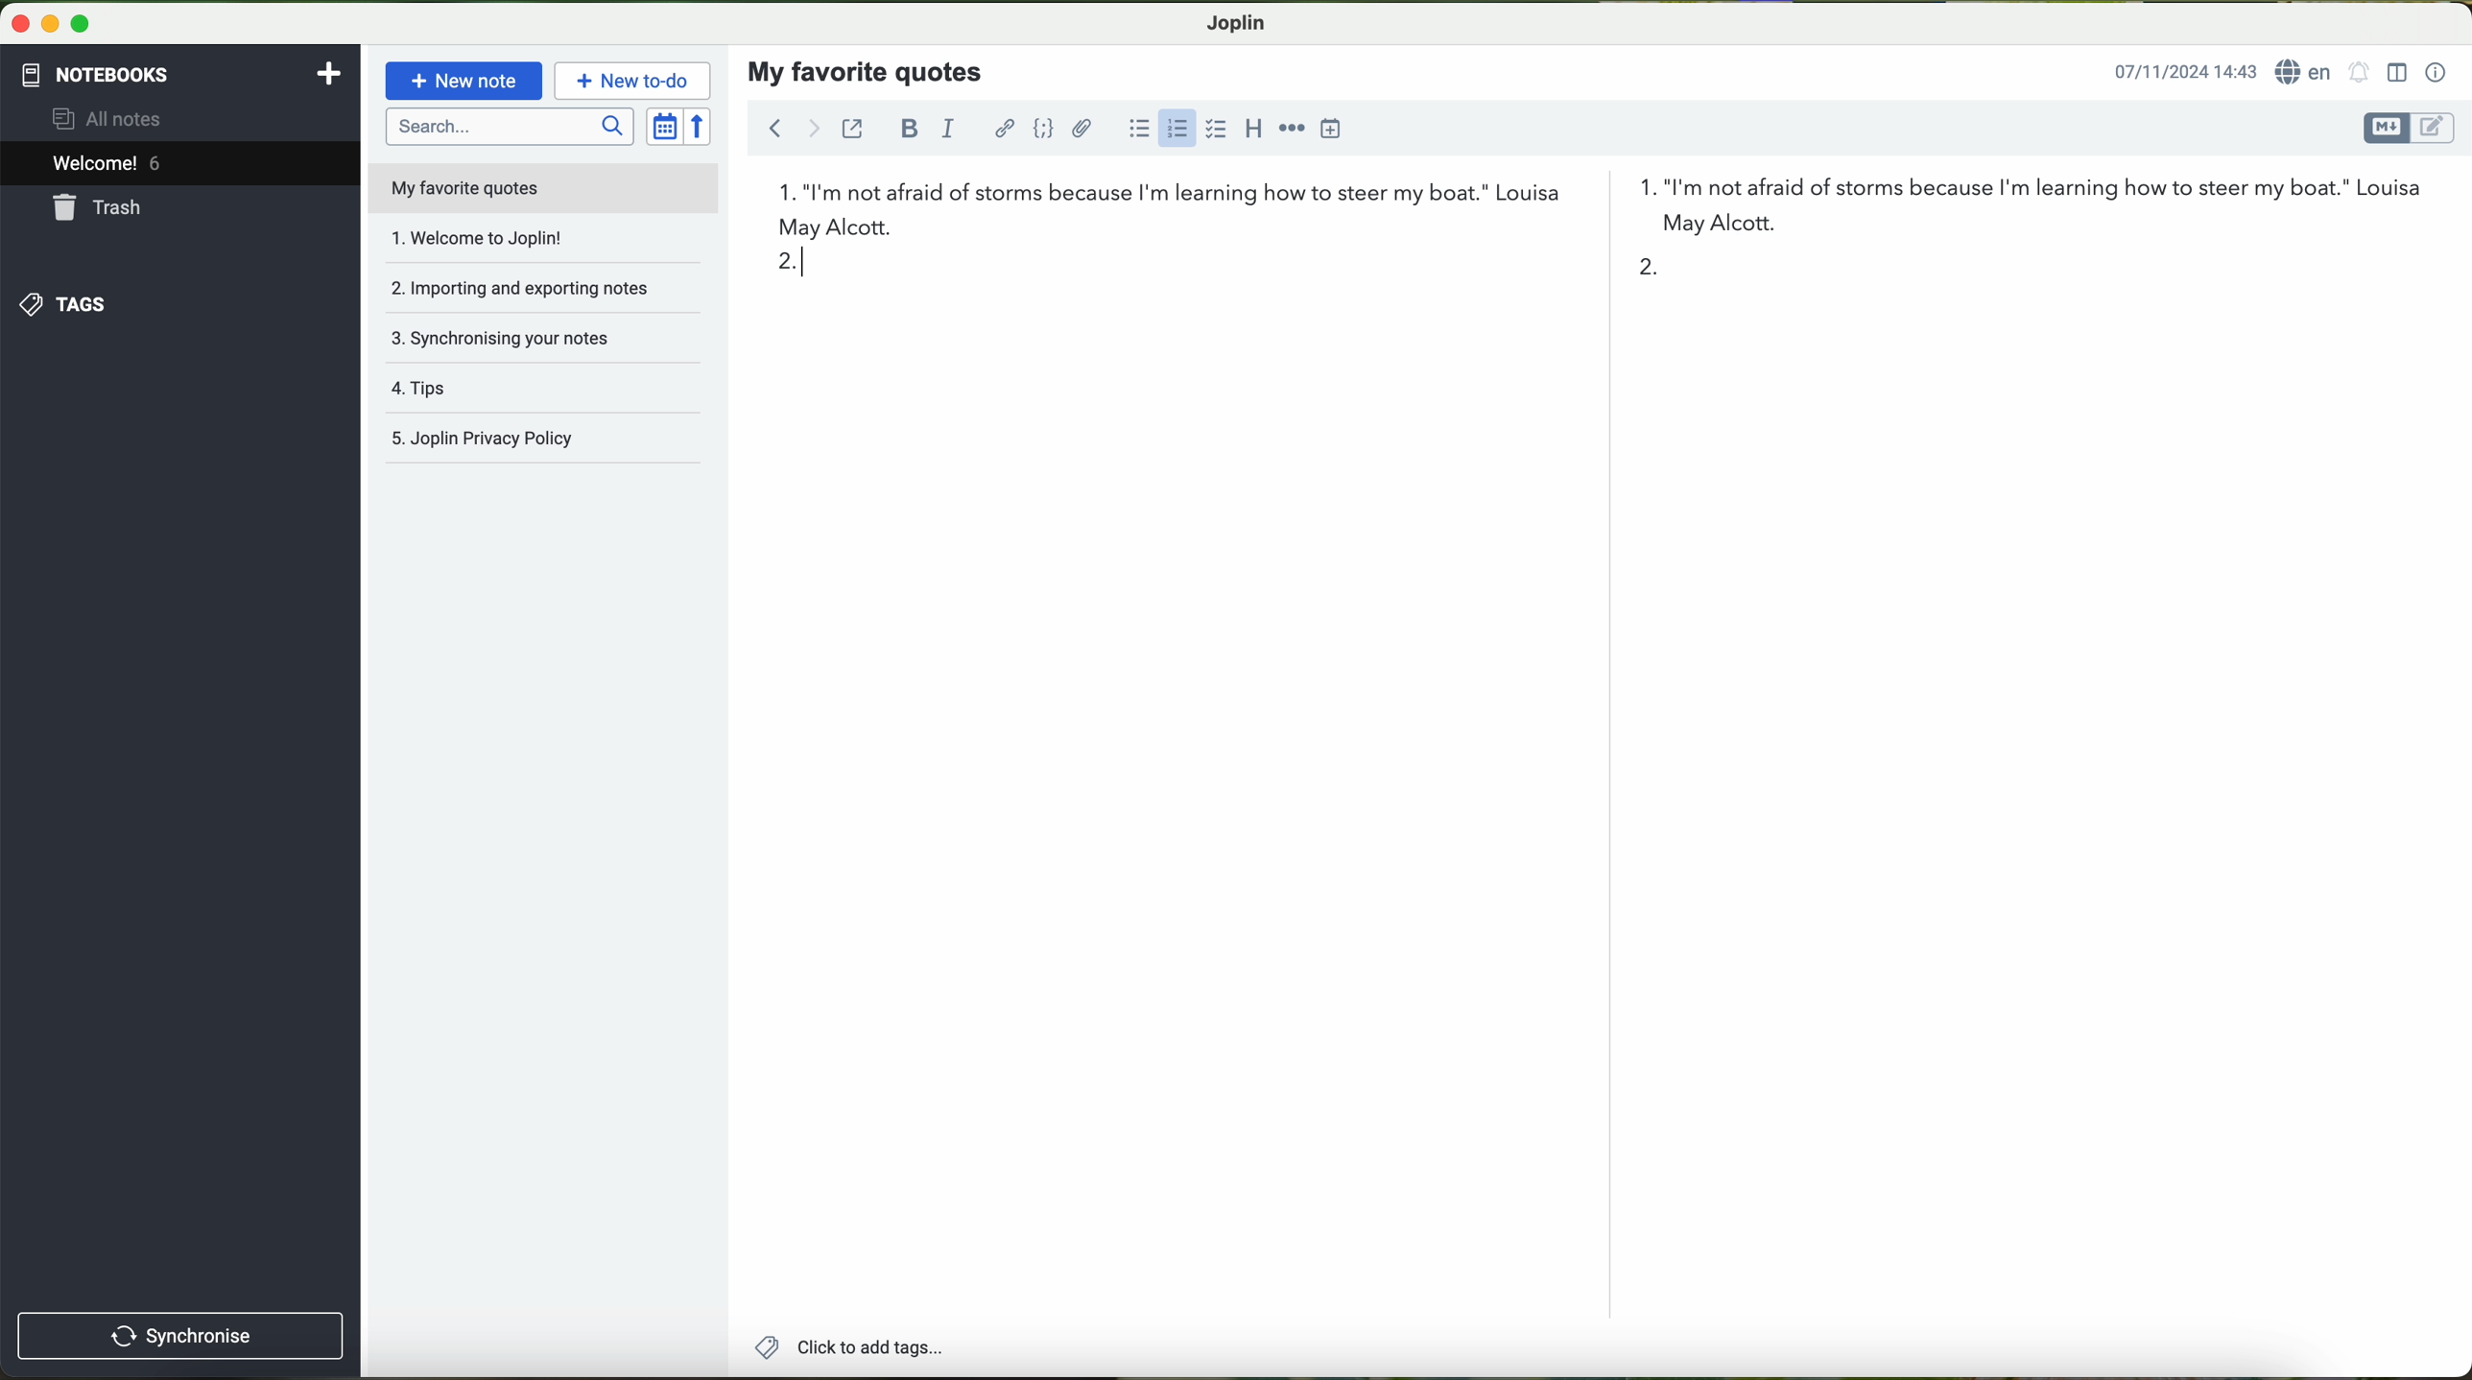  What do you see at coordinates (854, 130) in the screenshot?
I see `toggle external editing` at bounding box center [854, 130].